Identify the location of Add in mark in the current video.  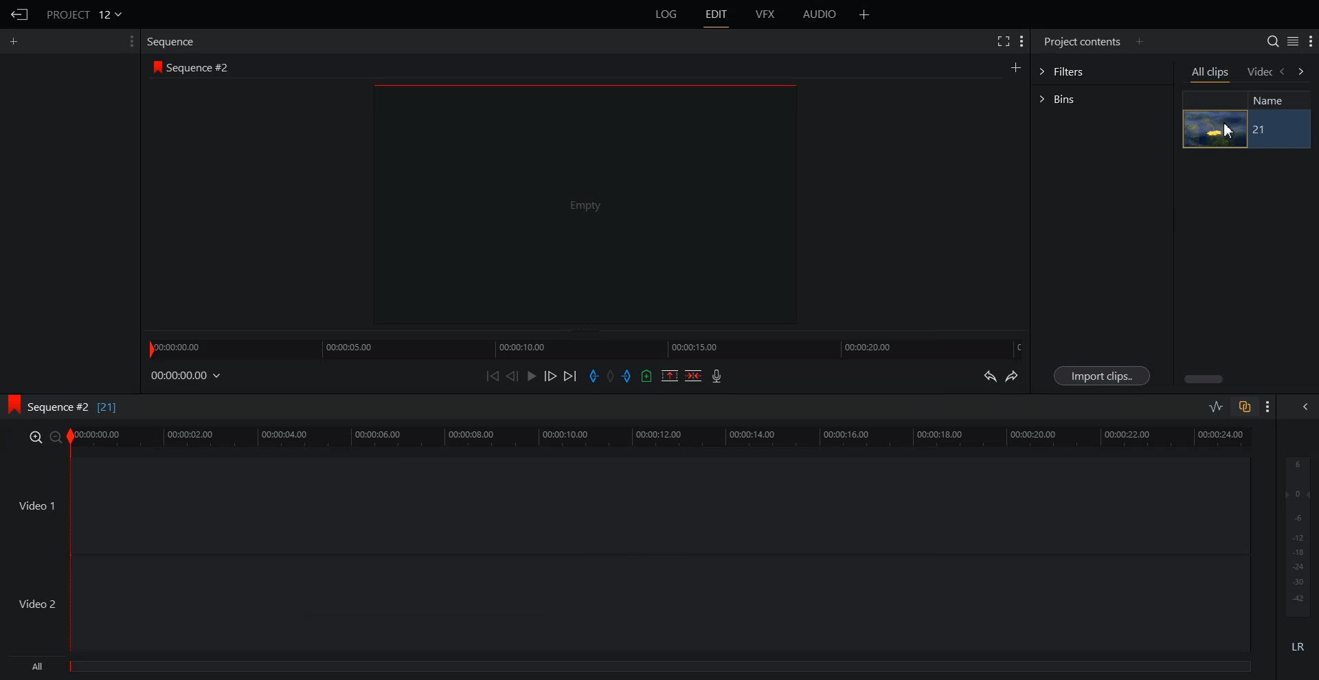
(594, 376).